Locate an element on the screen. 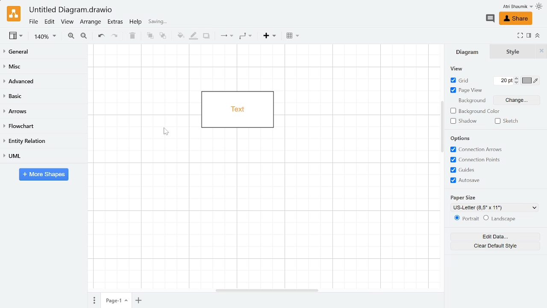 This screenshot has height=308, width=547. Format is located at coordinates (529, 36).